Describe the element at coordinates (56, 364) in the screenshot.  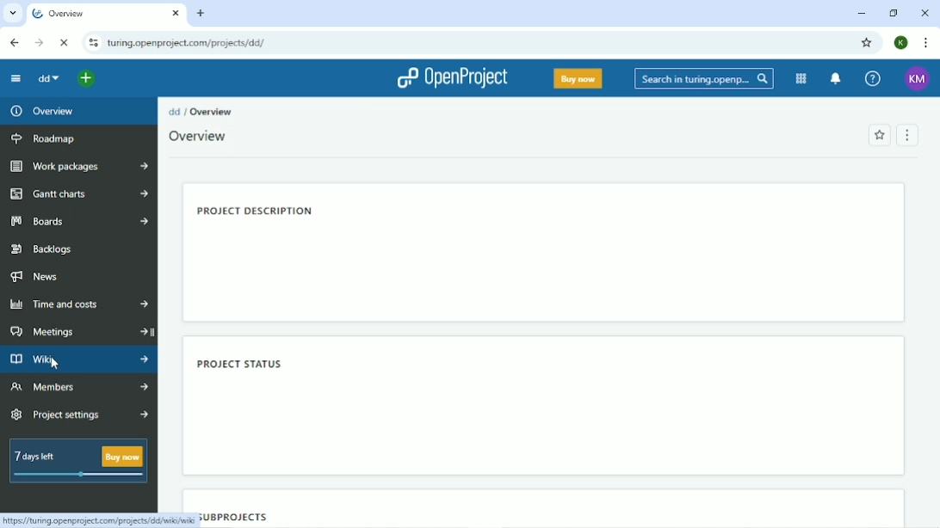
I see `cursor` at that location.